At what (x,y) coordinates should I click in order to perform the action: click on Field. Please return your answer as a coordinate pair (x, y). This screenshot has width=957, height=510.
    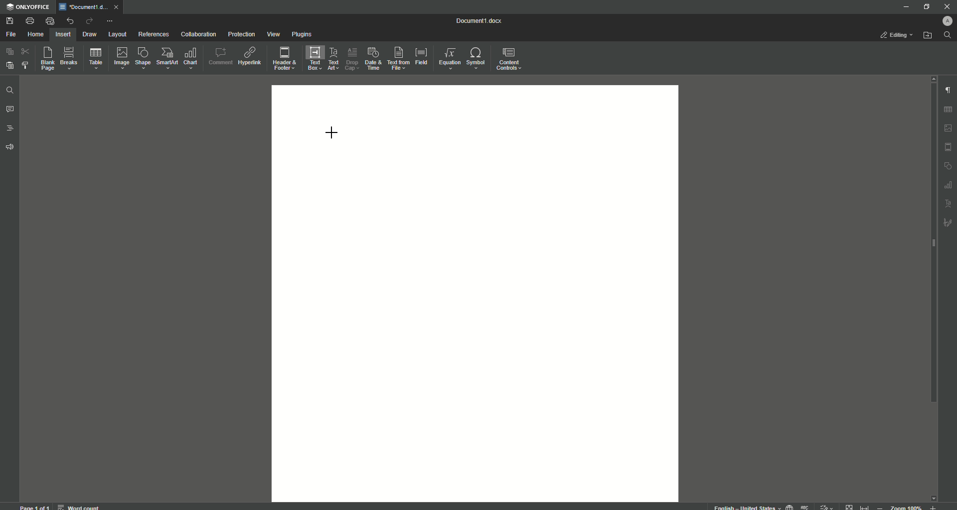
    Looking at the image, I should click on (421, 55).